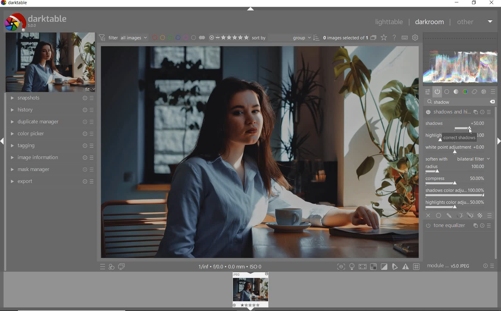 The width and height of the screenshot is (501, 311). What do you see at coordinates (457, 3) in the screenshot?
I see `minimize` at bounding box center [457, 3].